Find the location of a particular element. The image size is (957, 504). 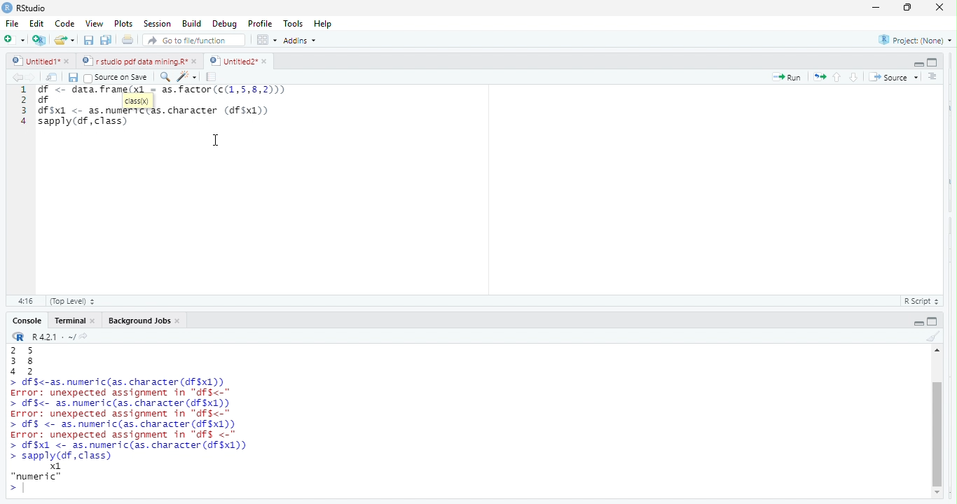

 Addins is located at coordinates (303, 41).